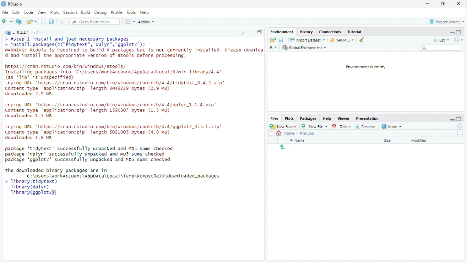 This screenshot has width=467, height=263. Describe the element at coordinates (341, 39) in the screenshot. I see `149 MiB` at that location.